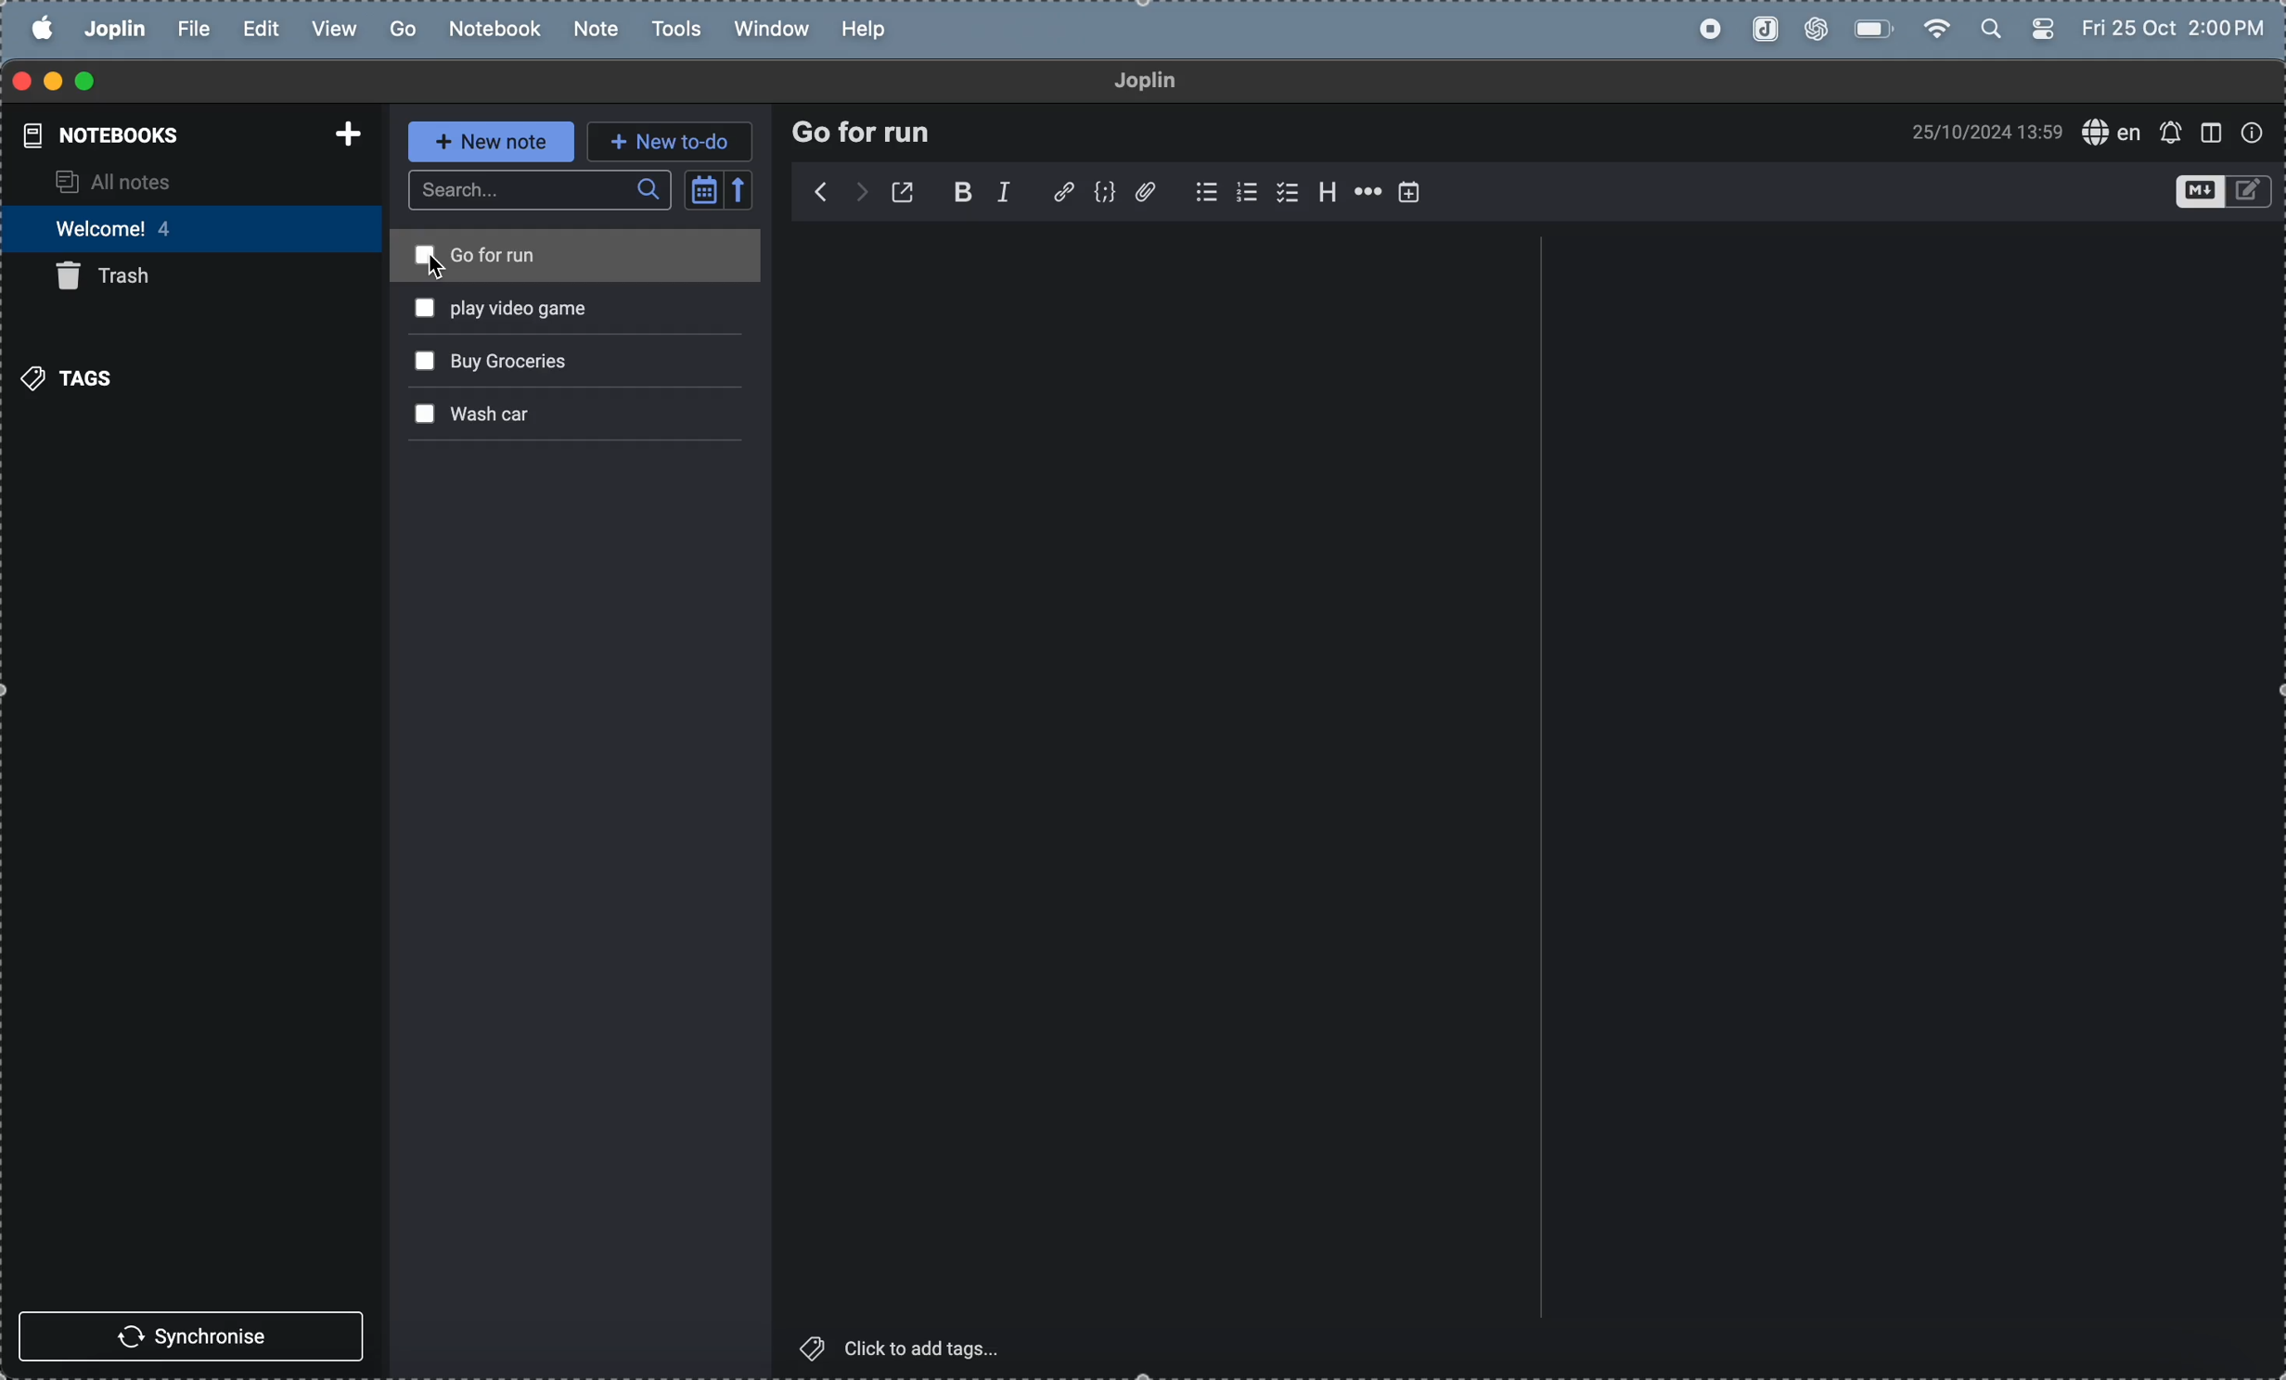 The height and width of the screenshot is (1380, 2286). I want to click on chat gpt, so click(1819, 29).